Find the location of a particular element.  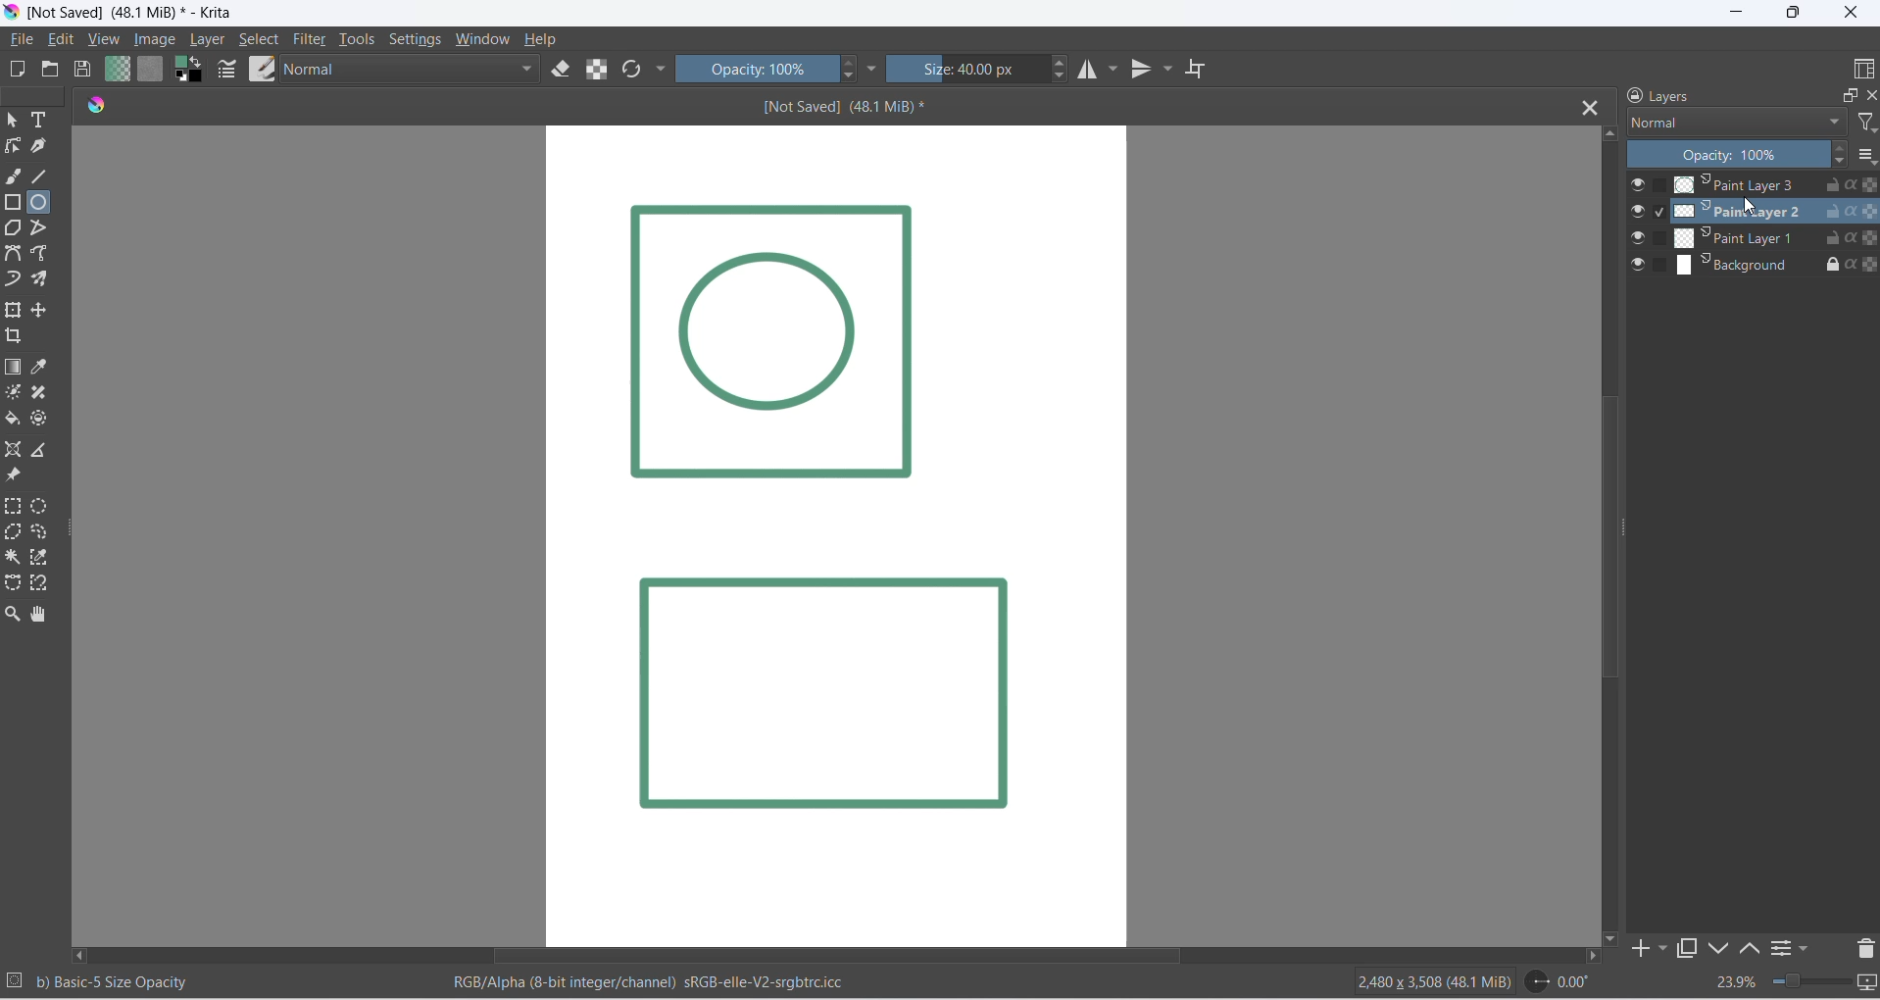

move left is located at coordinates (81, 957).